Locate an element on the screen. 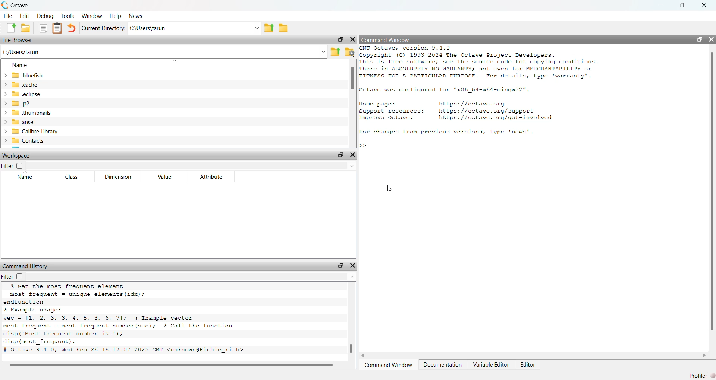 The image size is (716, 380). close is located at coordinates (712, 39).